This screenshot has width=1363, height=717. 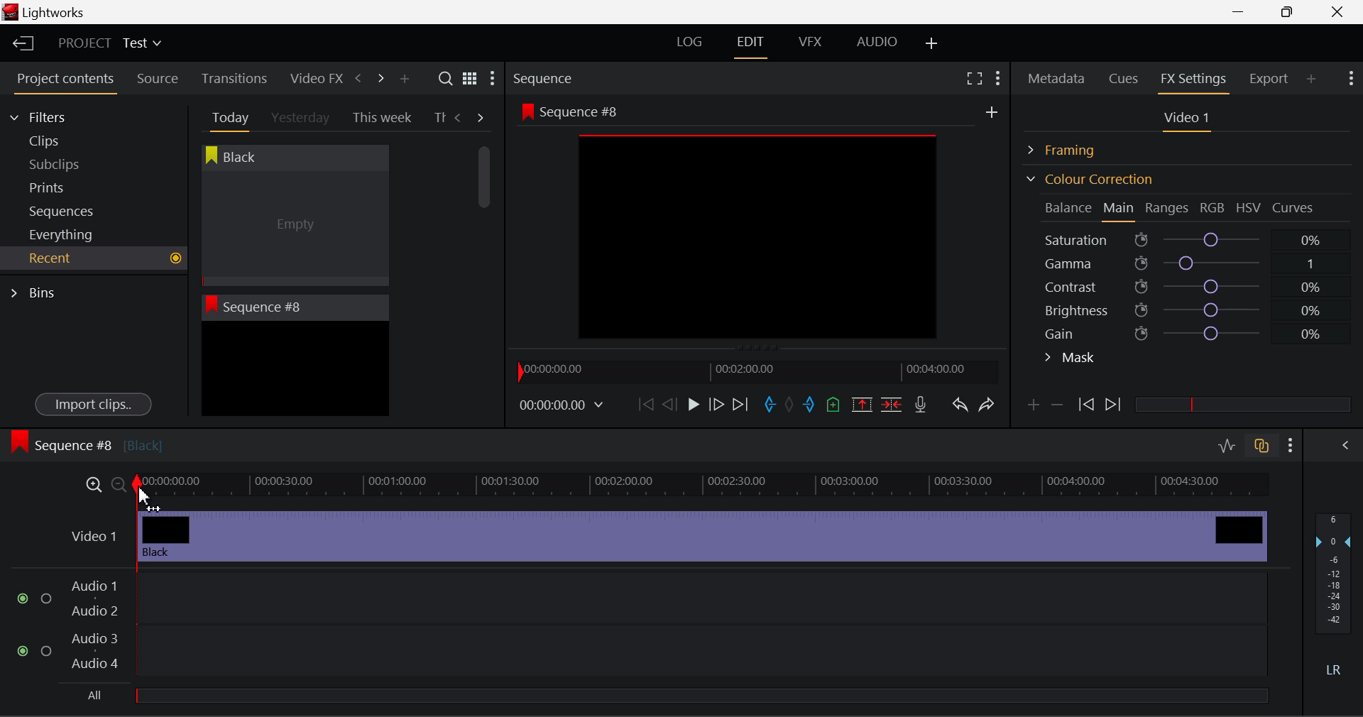 What do you see at coordinates (832, 405) in the screenshot?
I see `Mark Cue` at bounding box center [832, 405].